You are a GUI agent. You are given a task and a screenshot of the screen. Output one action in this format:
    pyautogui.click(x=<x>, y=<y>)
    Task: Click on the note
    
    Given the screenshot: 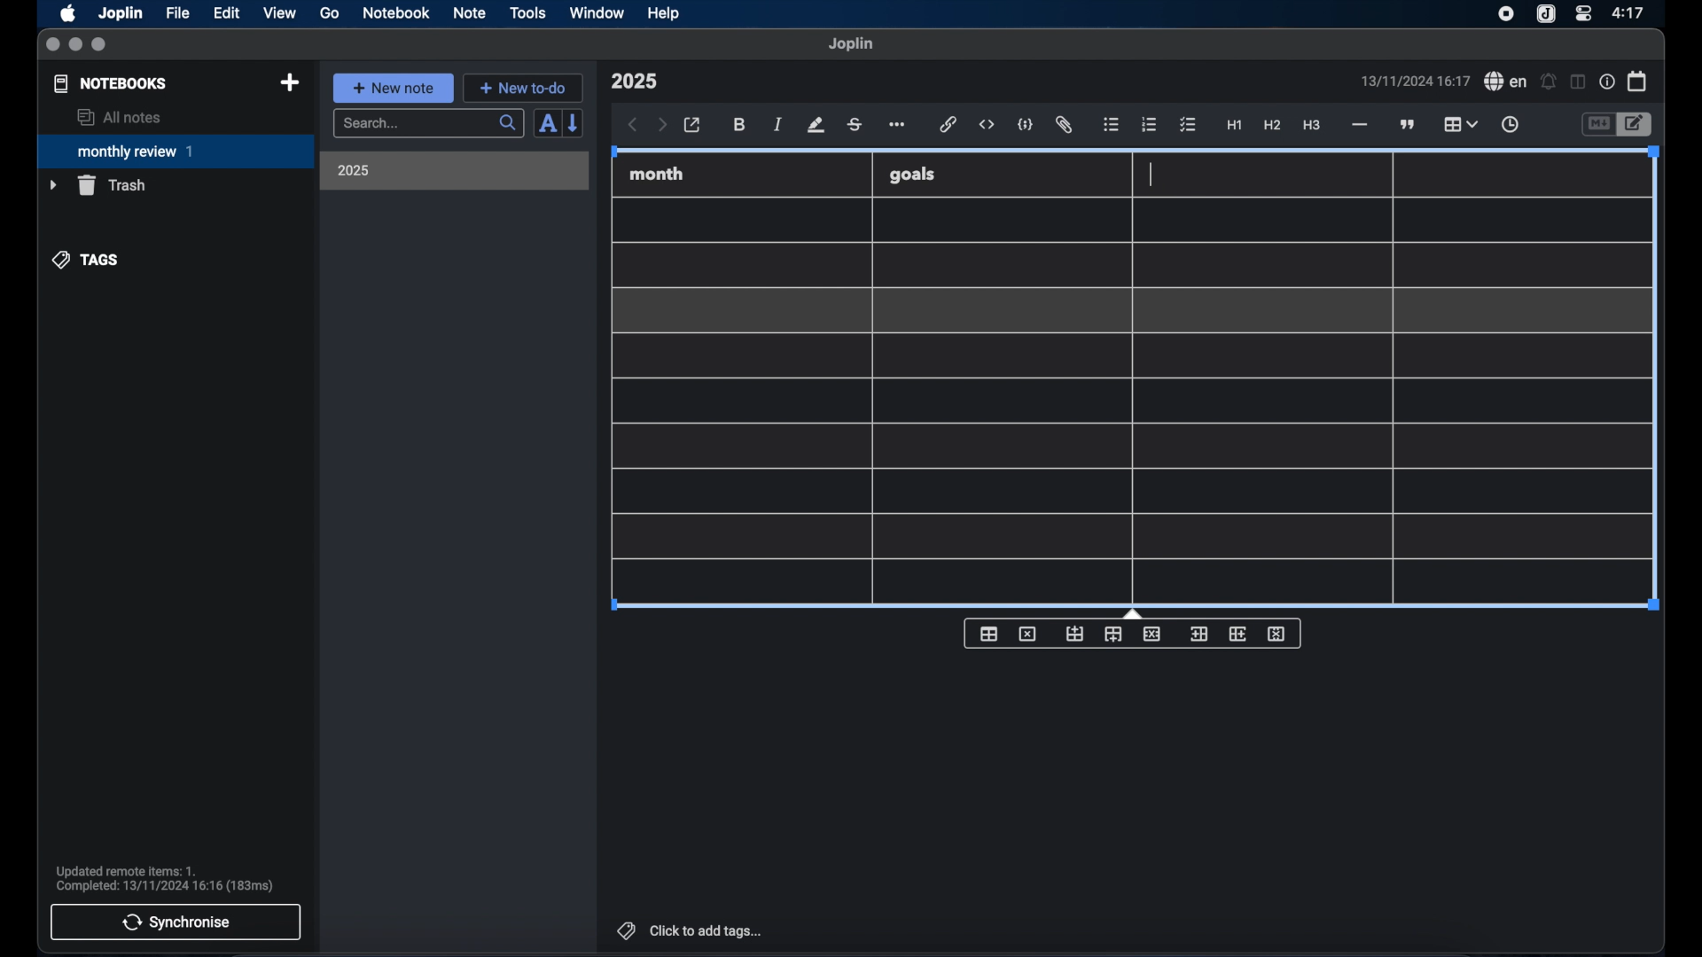 What is the action you would take?
    pyautogui.click(x=470, y=12)
    